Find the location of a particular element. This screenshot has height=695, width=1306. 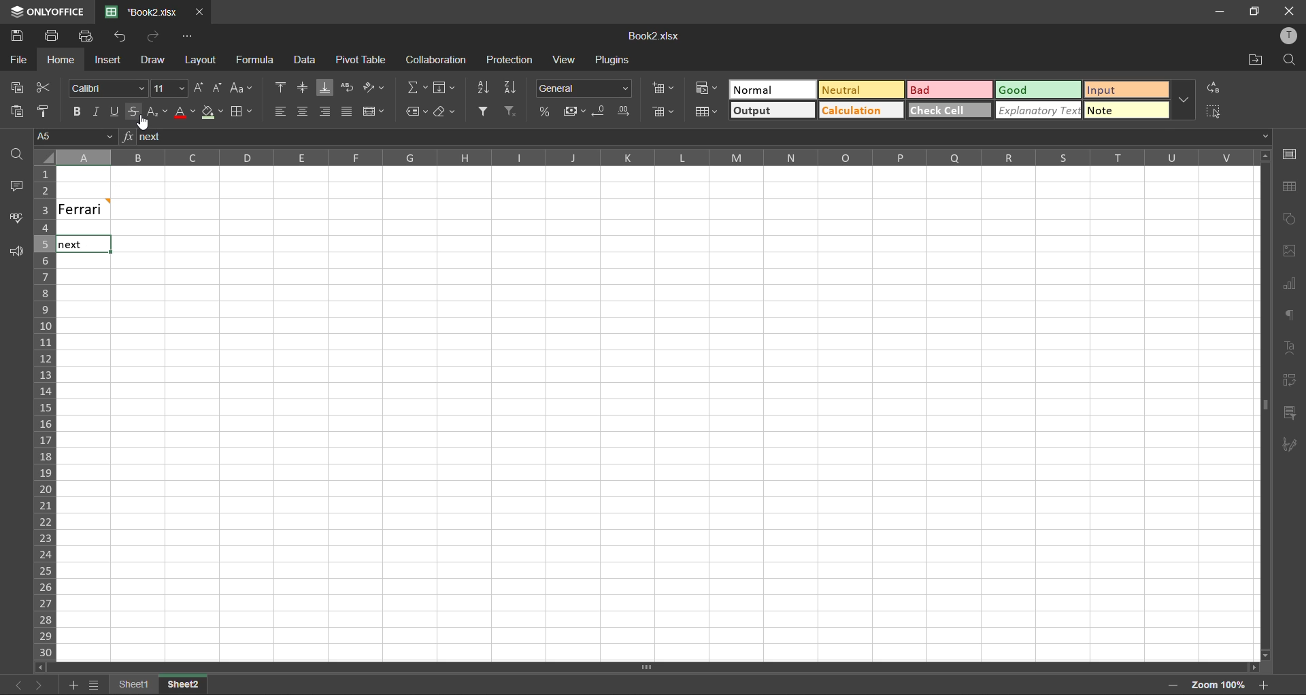

paragraph is located at coordinates (1293, 316).